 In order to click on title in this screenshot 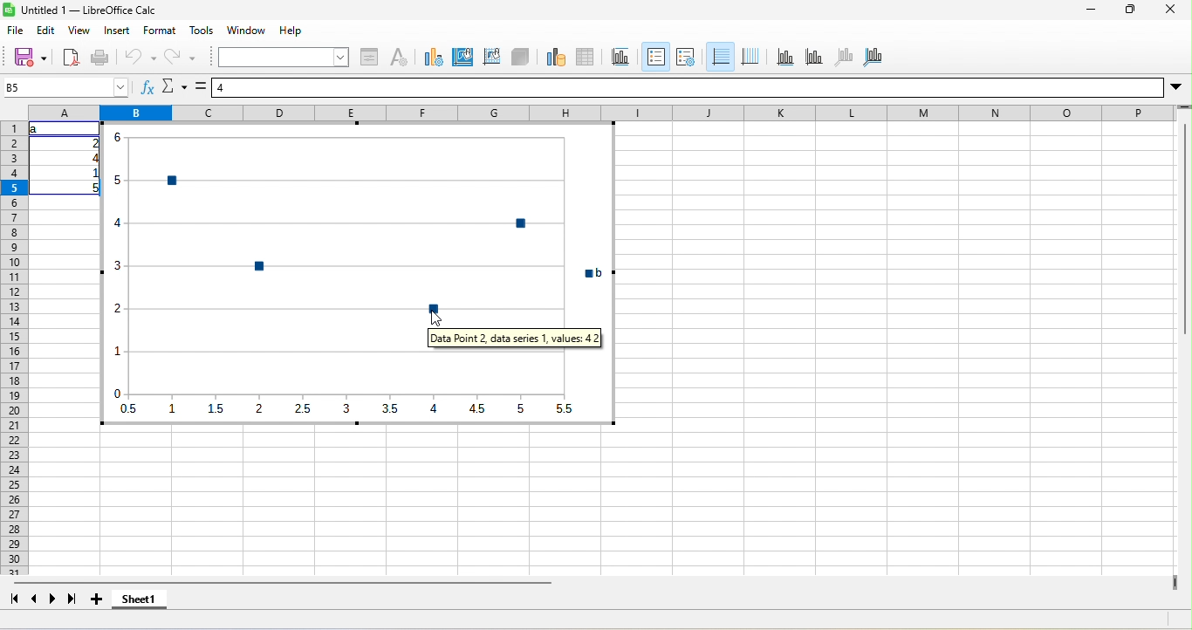, I will do `click(621, 58)`.